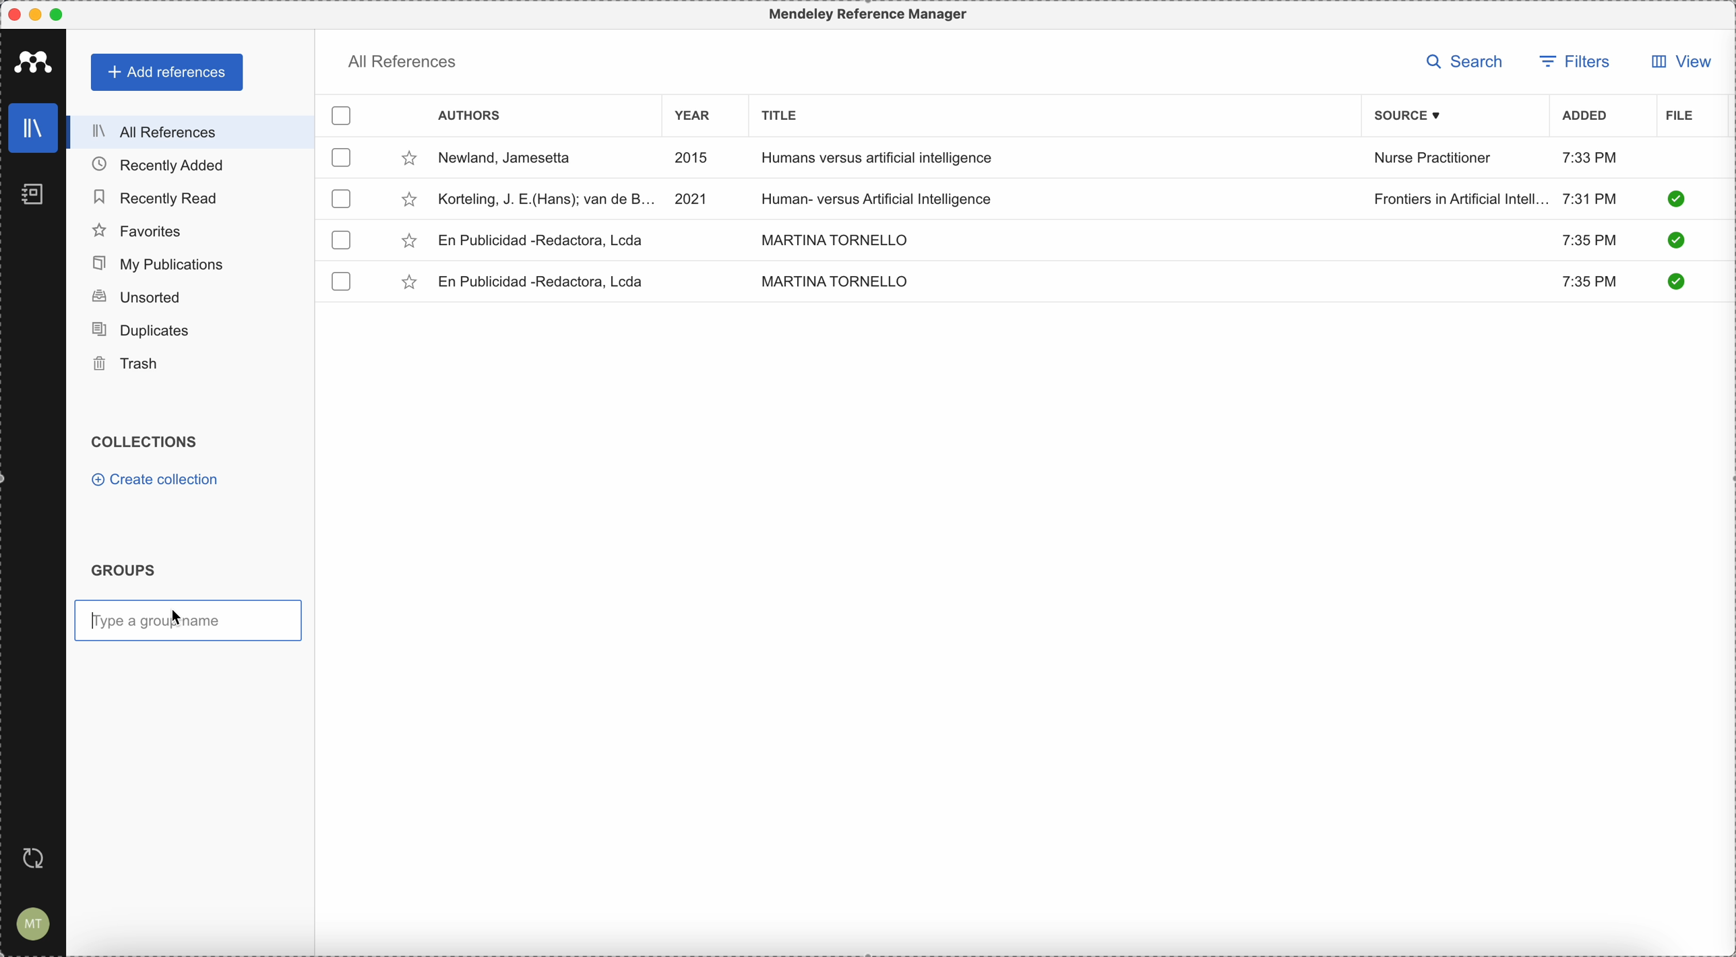  What do you see at coordinates (35, 198) in the screenshot?
I see `notebooks` at bounding box center [35, 198].